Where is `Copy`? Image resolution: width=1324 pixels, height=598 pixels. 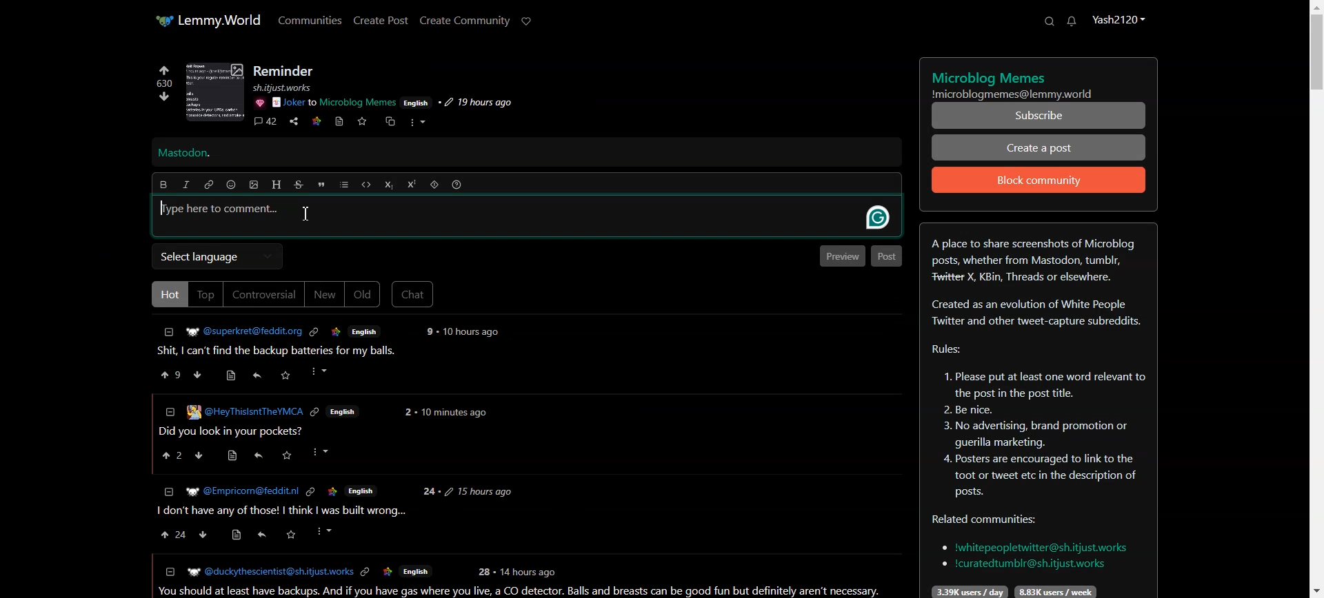 Copy is located at coordinates (388, 122).